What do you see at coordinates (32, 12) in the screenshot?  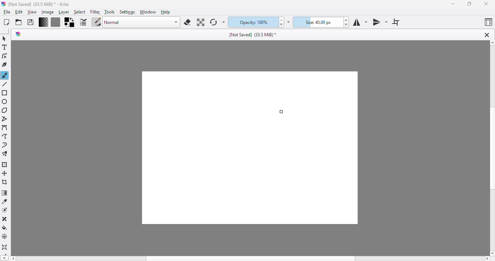 I see `view` at bounding box center [32, 12].